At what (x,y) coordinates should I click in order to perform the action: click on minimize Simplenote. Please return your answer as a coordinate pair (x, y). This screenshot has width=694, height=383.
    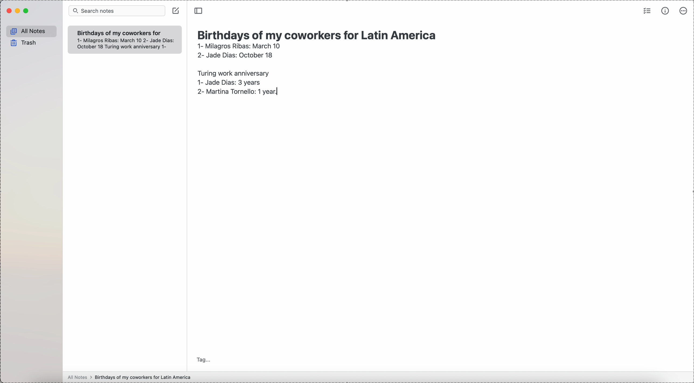
    Looking at the image, I should click on (19, 11).